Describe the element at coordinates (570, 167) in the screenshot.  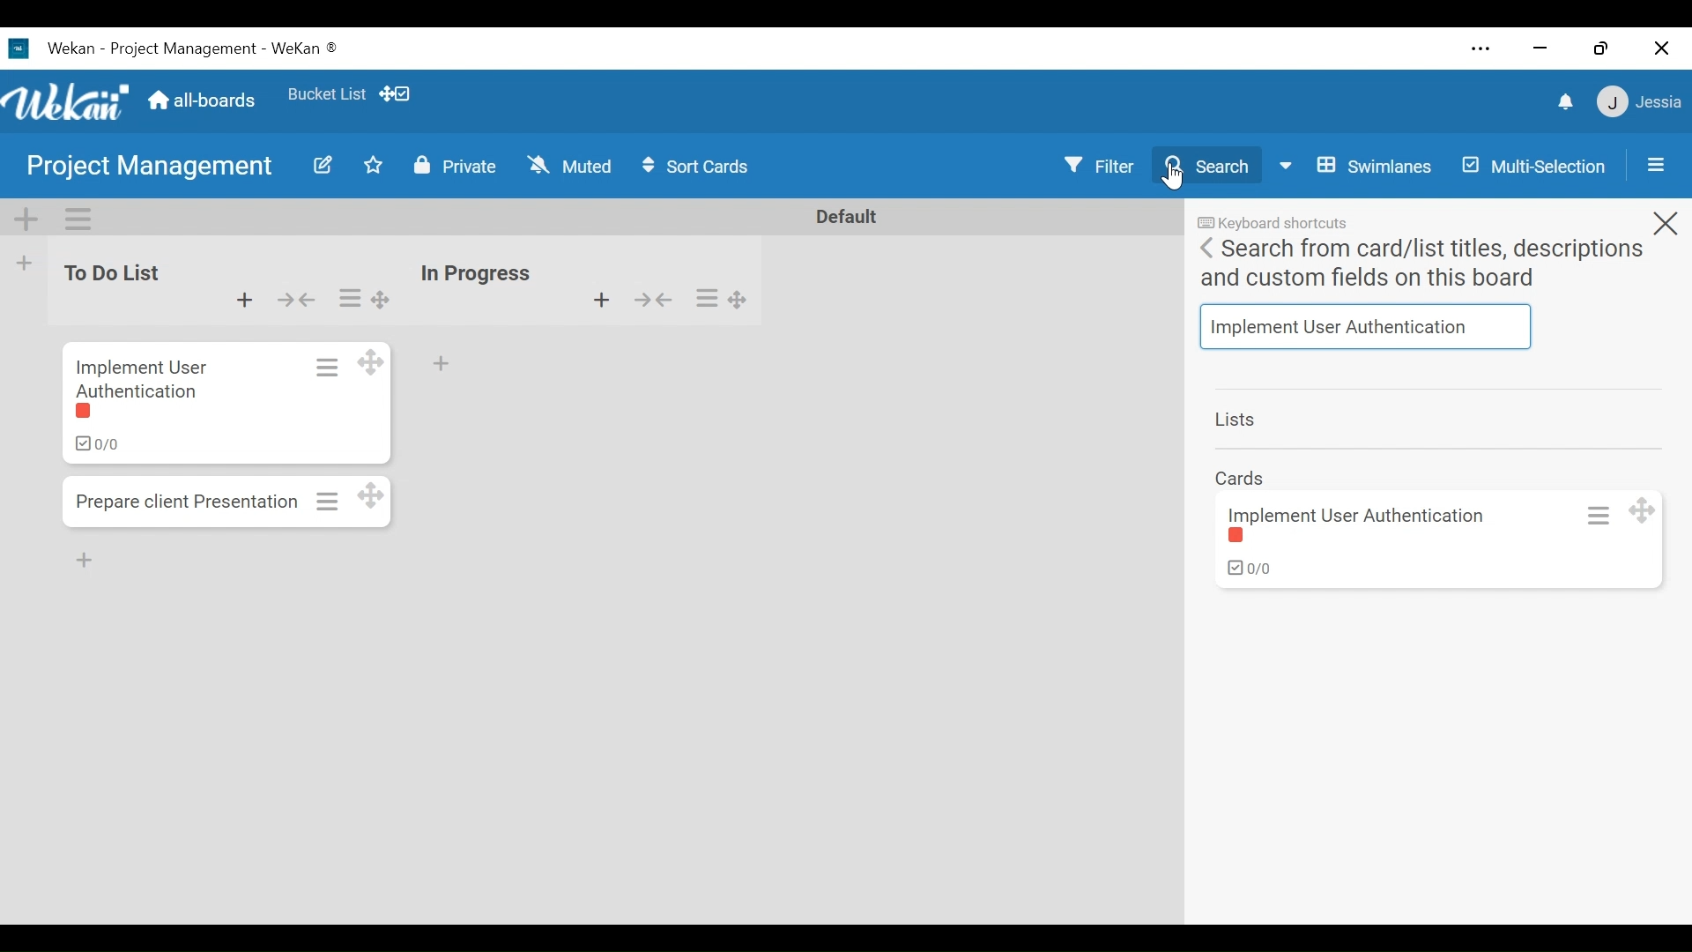
I see `Muted` at that location.